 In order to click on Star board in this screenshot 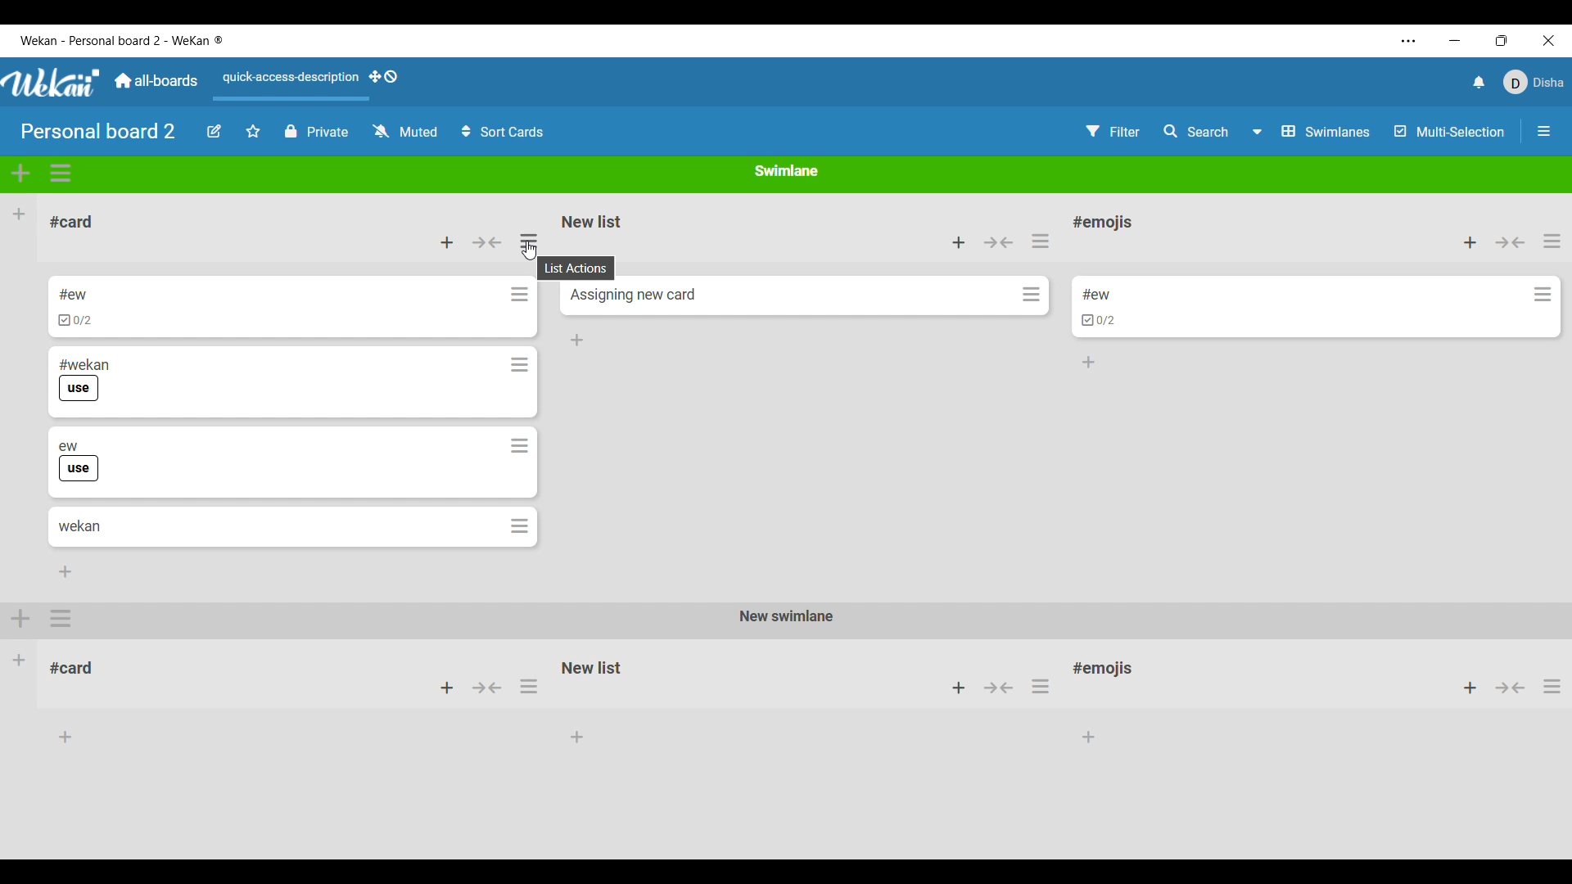, I will do `click(254, 130)`.